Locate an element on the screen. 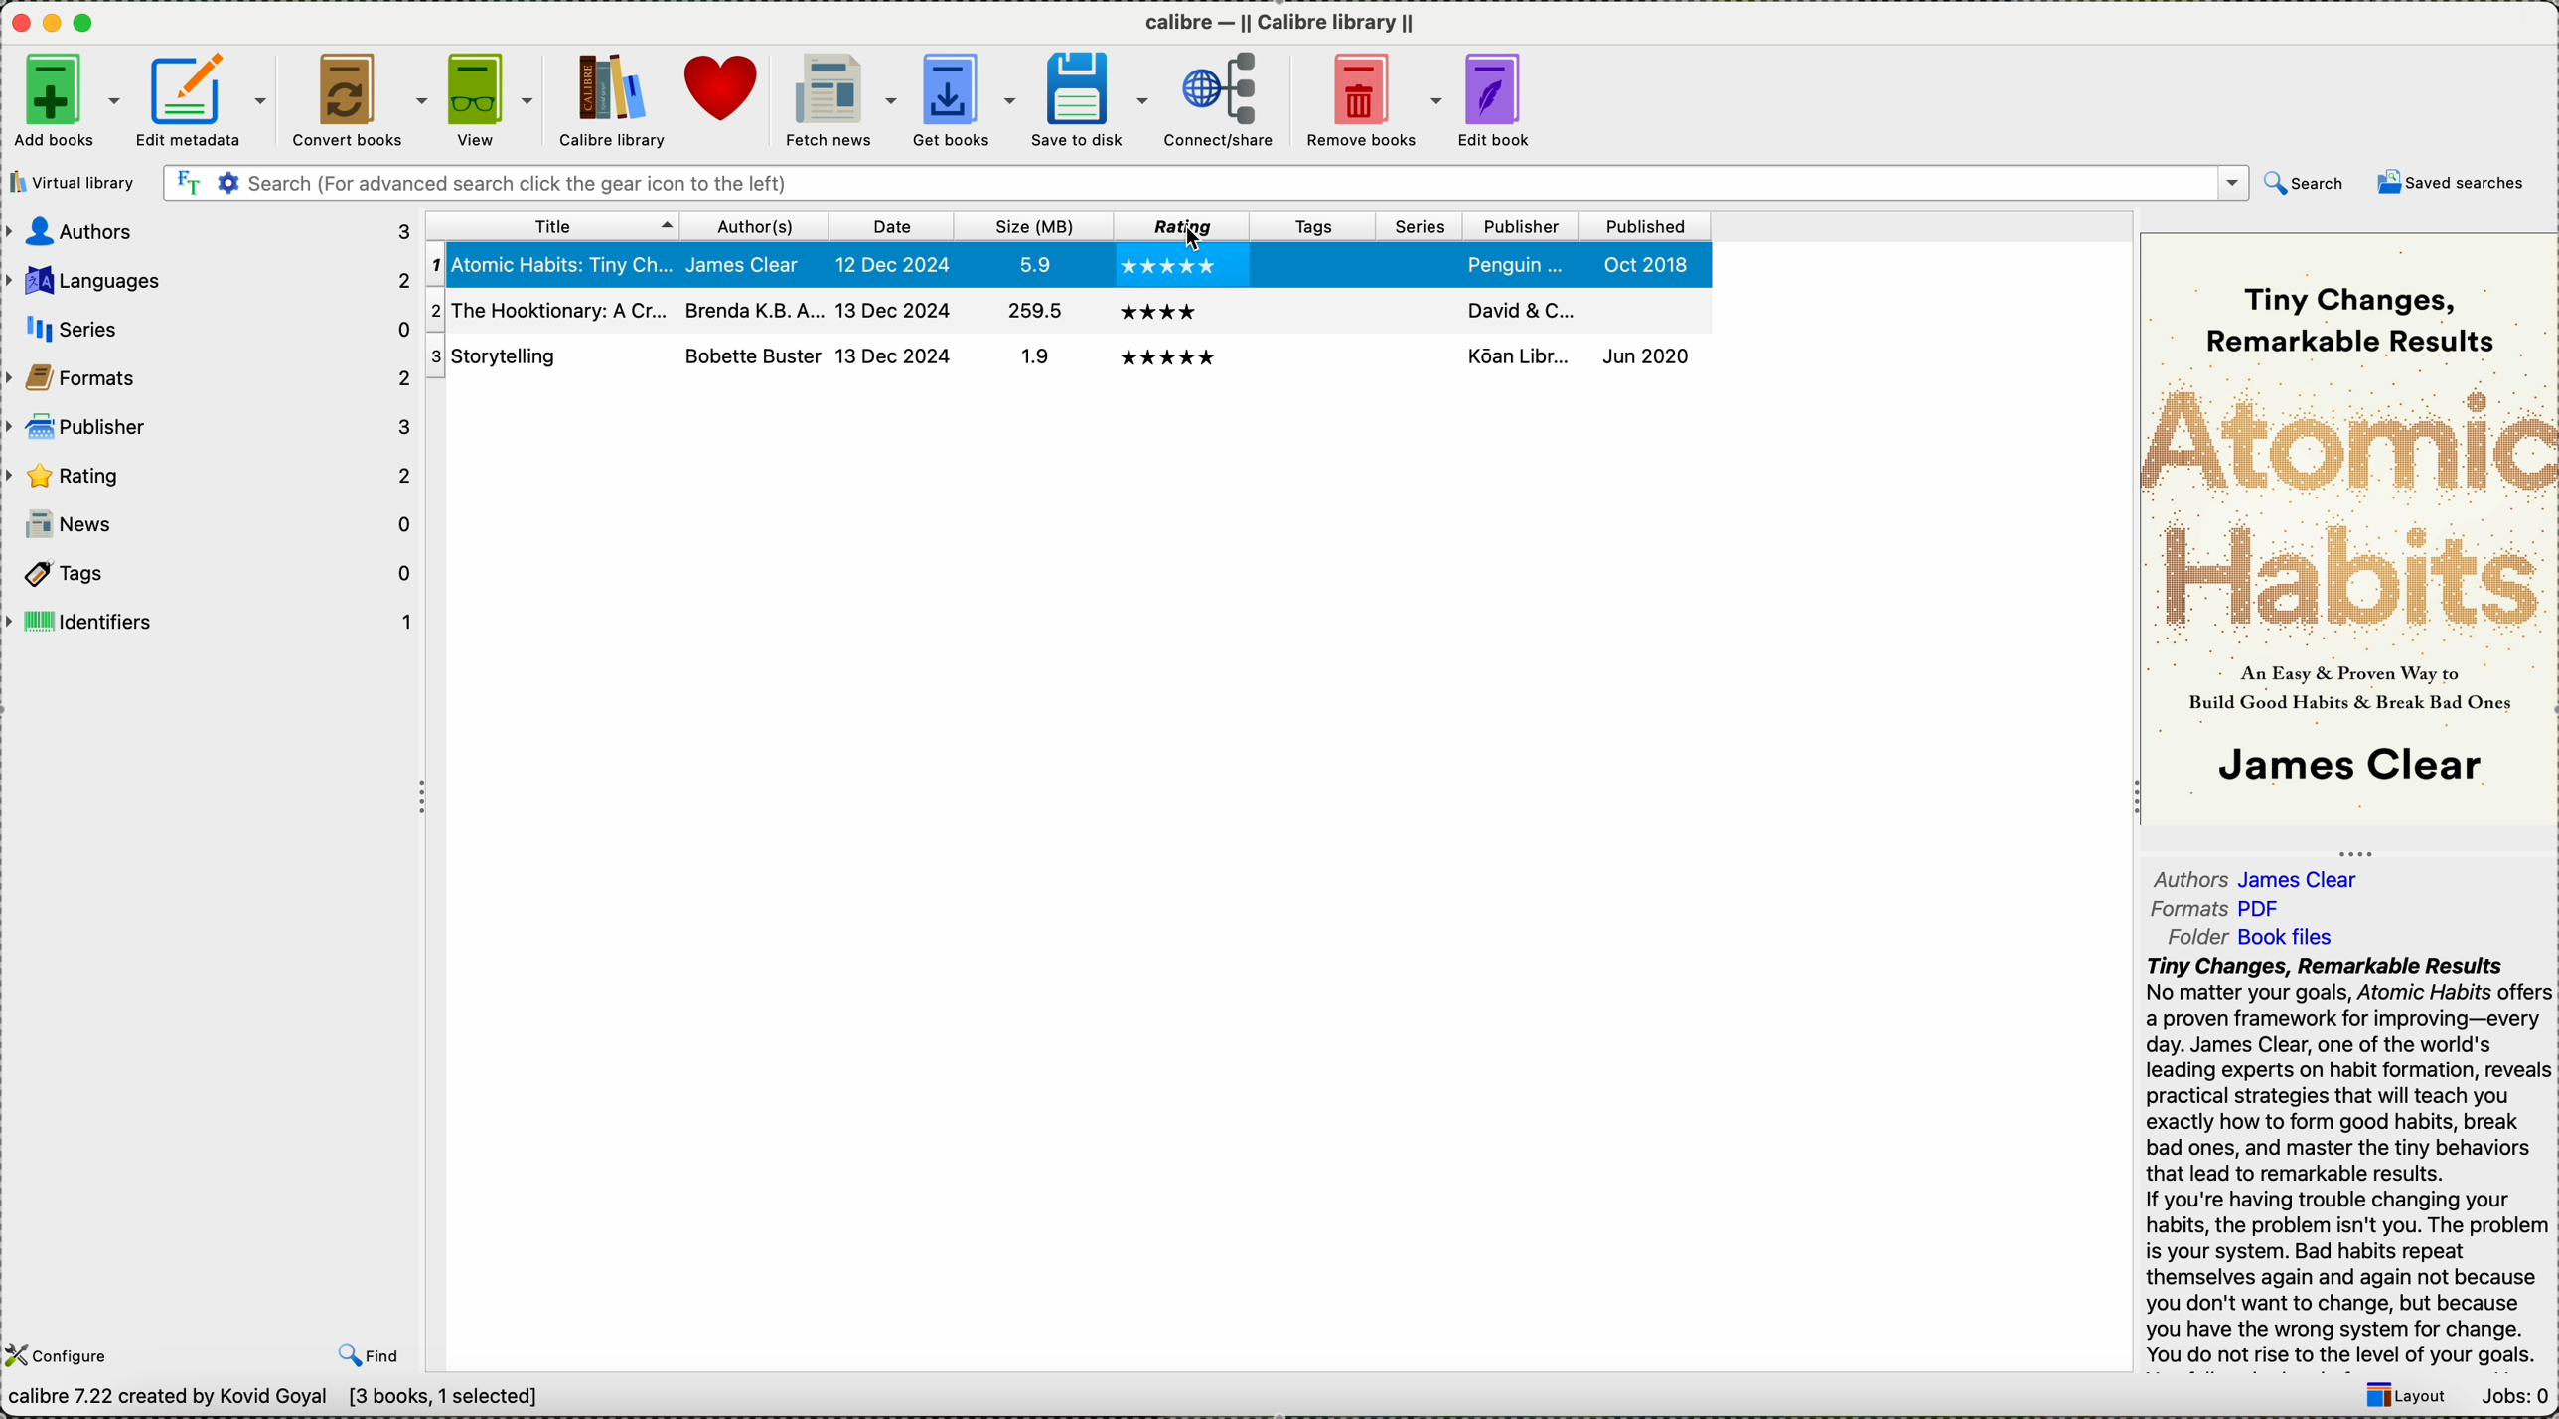 The width and height of the screenshot is (2559, 1419). folder book files is located at coordinates (2184, 936).